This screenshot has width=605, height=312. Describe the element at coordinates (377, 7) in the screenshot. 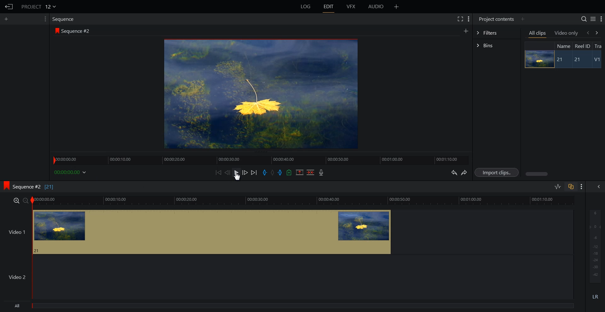

I see `AUDIO` at that location.